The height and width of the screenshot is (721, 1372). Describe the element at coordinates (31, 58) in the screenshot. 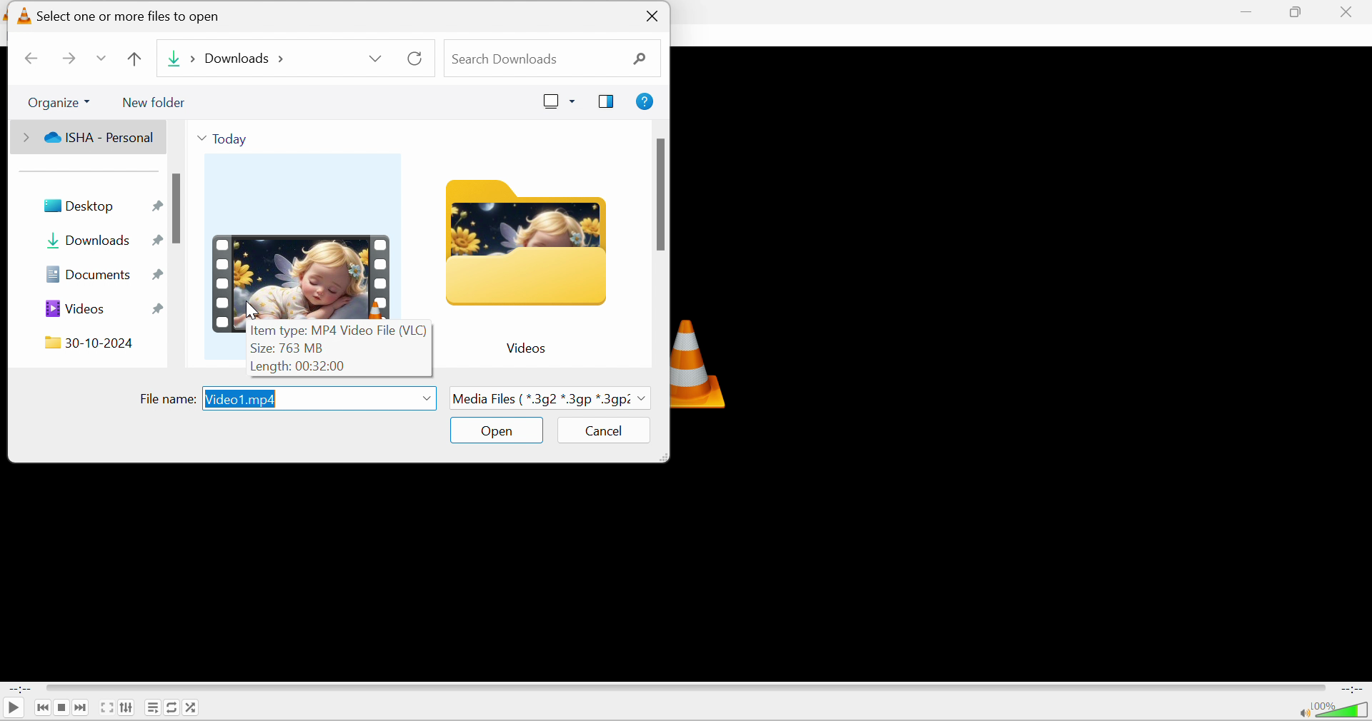

I see `Back` at that location.